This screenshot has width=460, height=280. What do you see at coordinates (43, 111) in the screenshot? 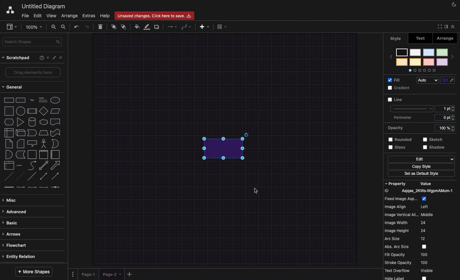
I see `` at bounding box center [43, 111].